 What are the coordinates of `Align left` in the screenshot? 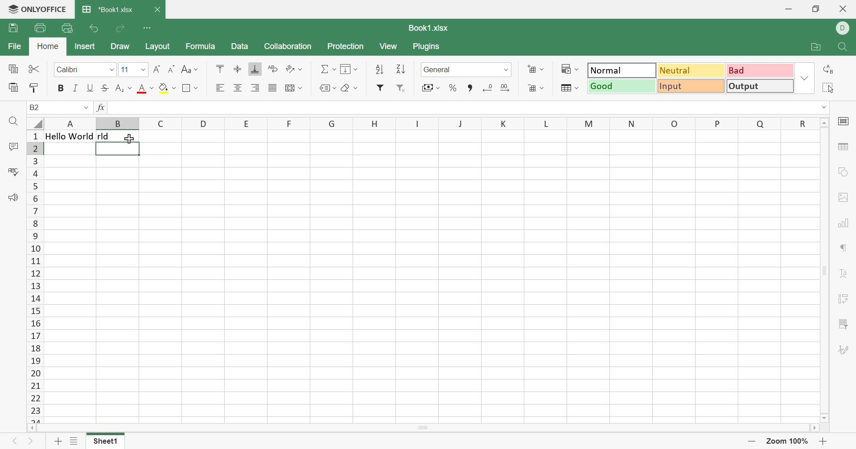 It's located at (221, 87).